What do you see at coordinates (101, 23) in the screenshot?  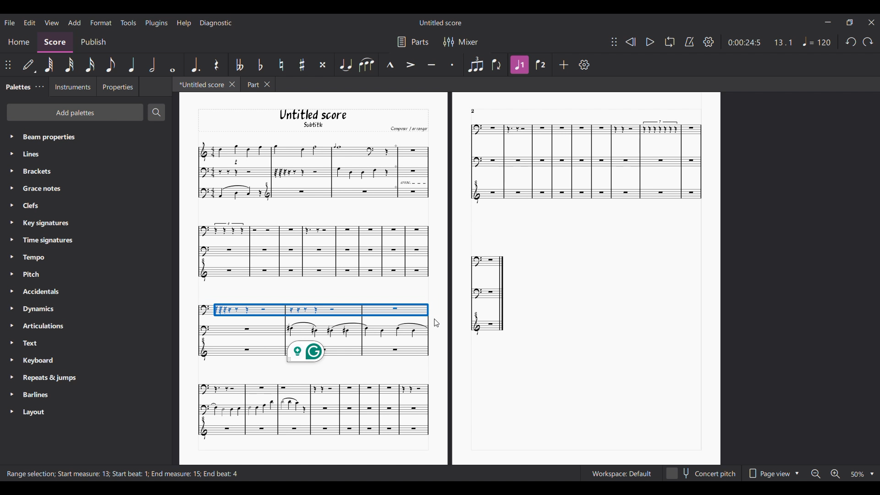 I see `Format menu` at bounding box center [101, 23].